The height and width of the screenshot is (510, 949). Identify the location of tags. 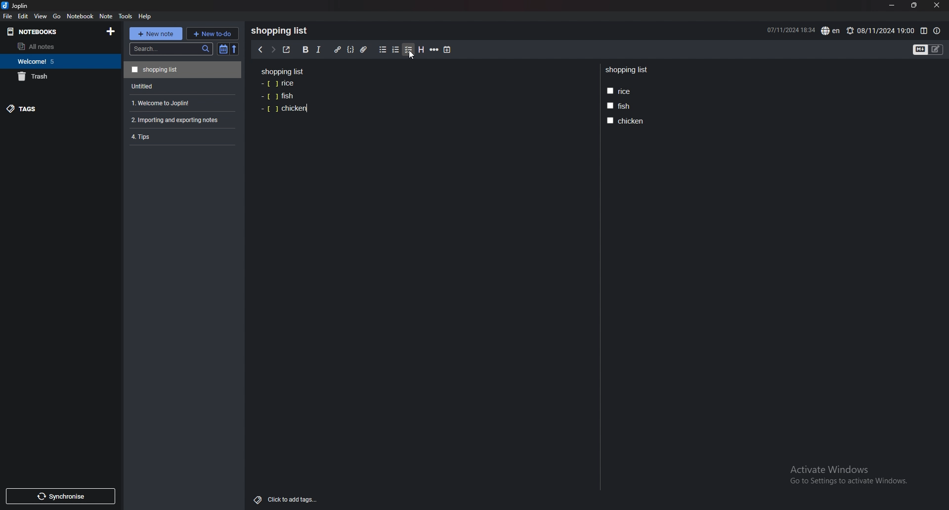
(53, 108).